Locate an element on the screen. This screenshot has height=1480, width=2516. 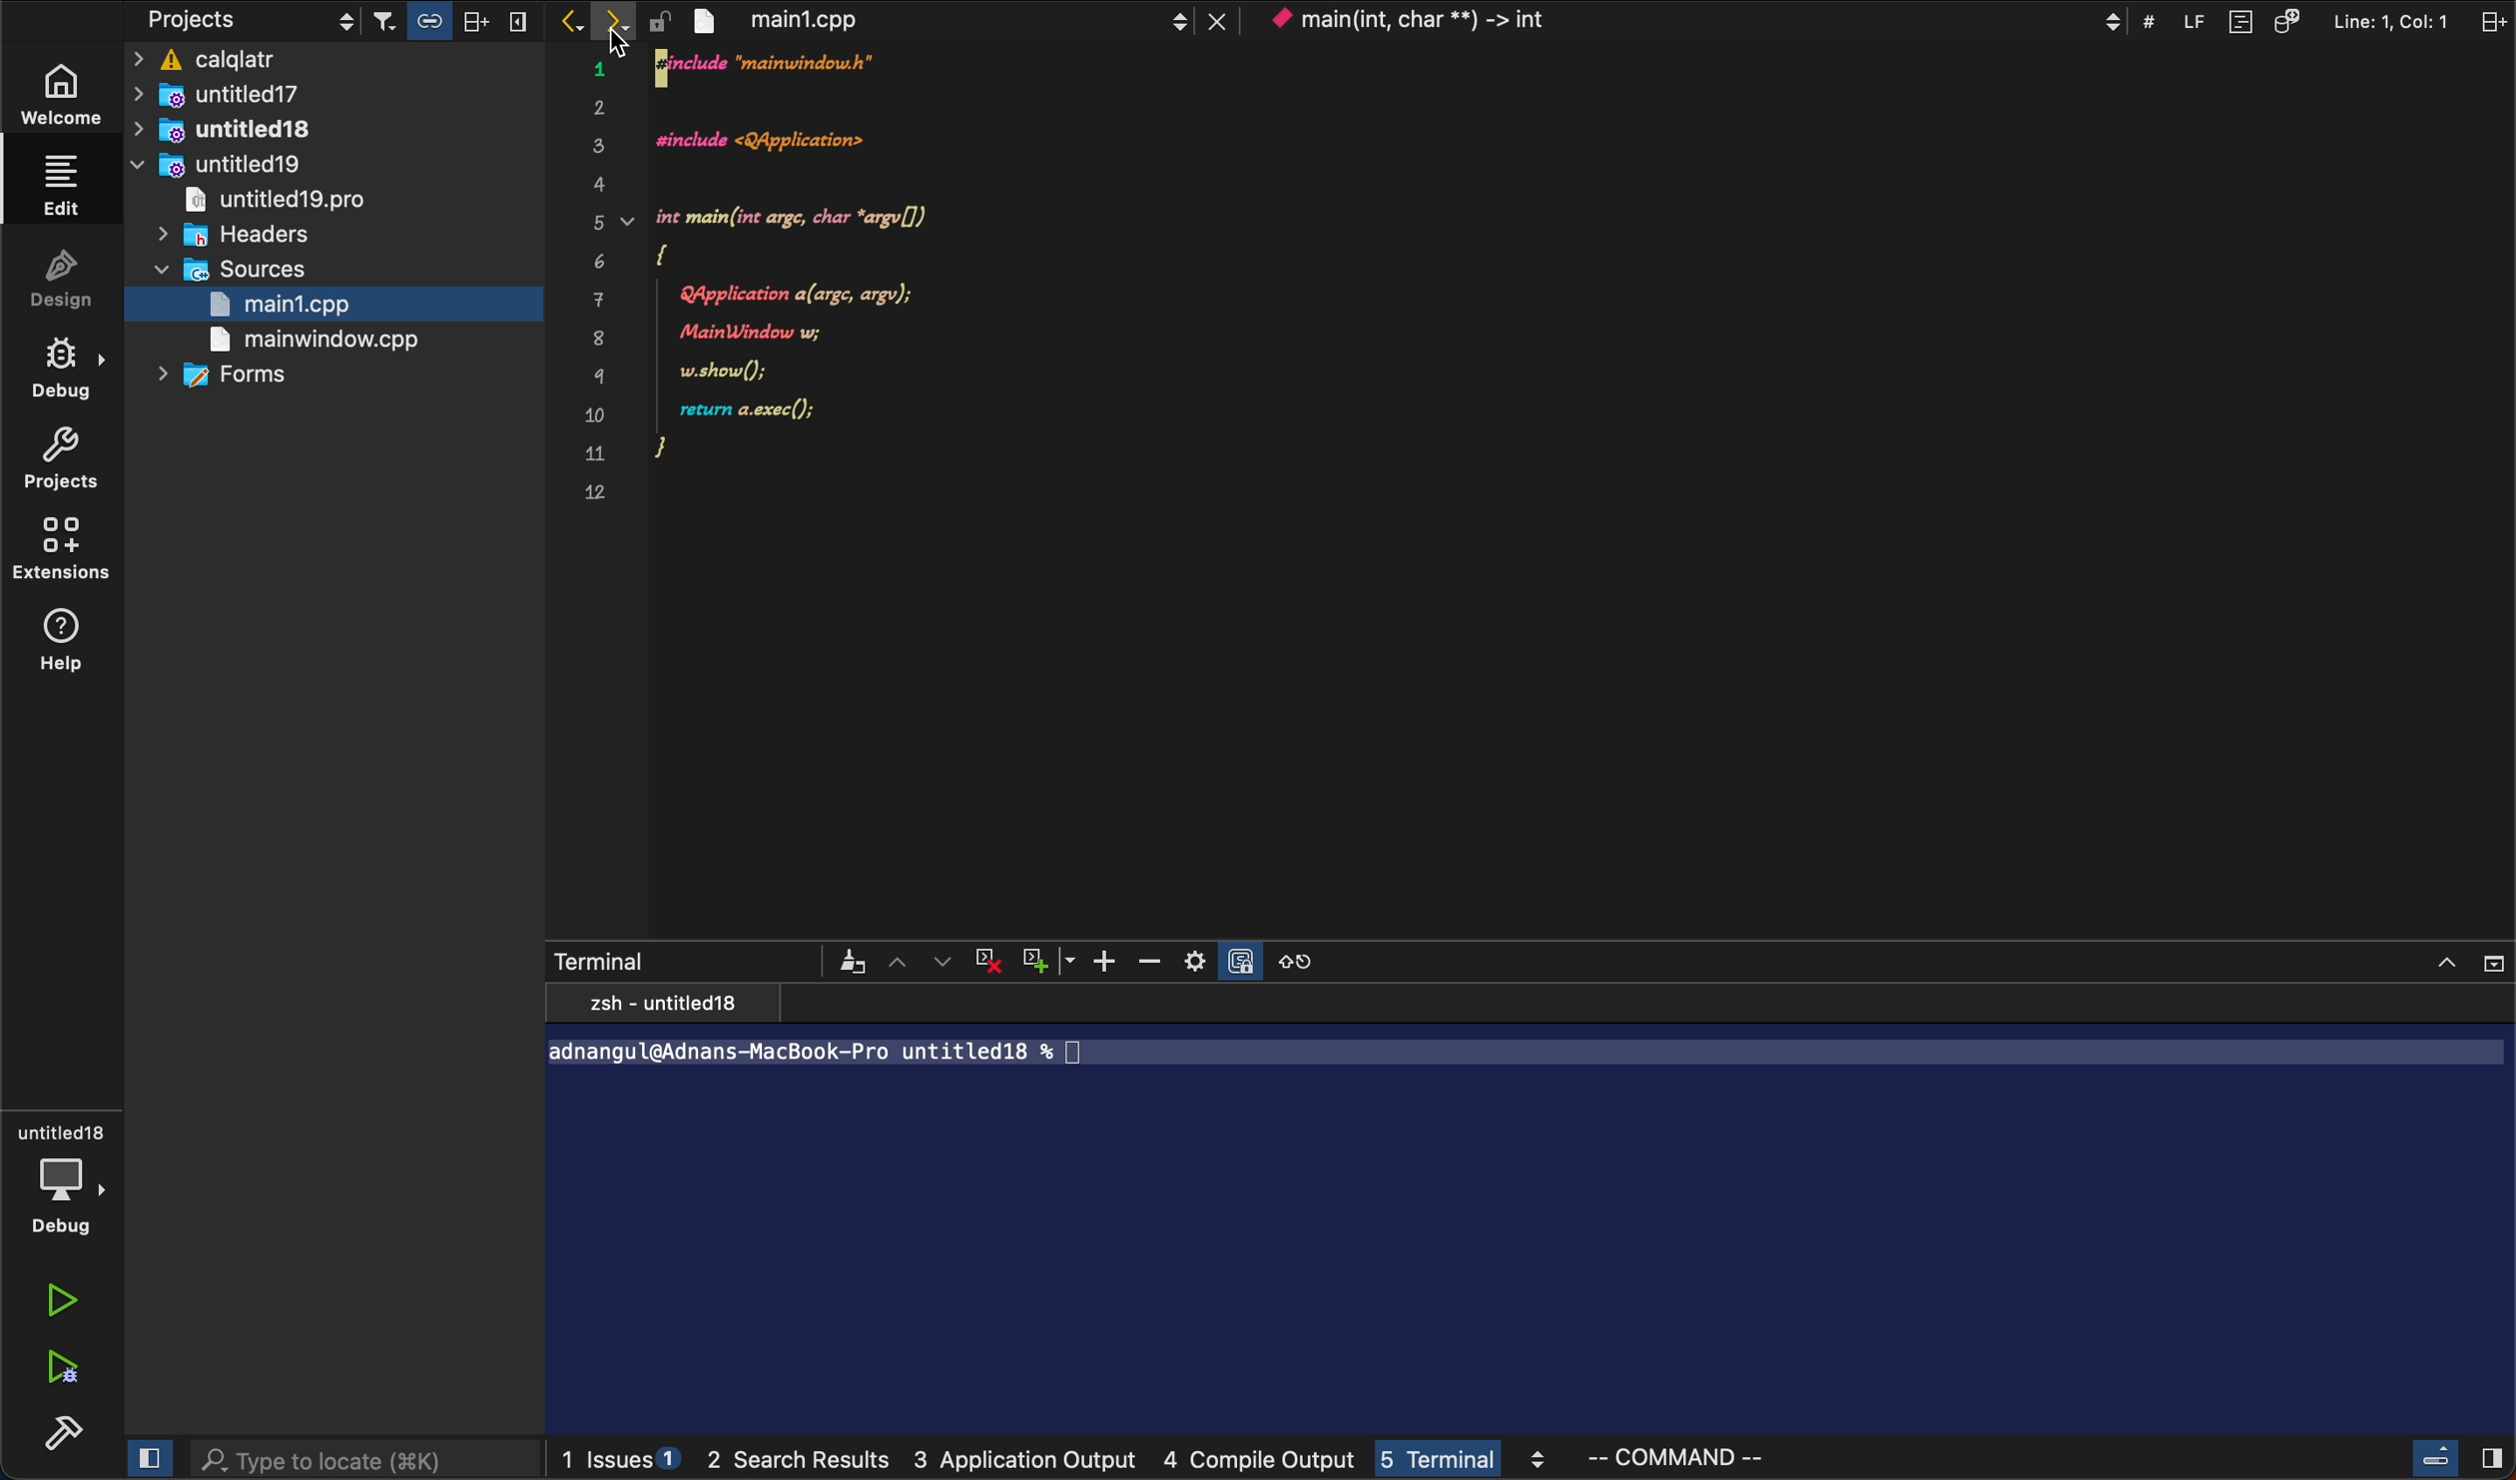
Delete Terminal is located at coordinates (990, 964).